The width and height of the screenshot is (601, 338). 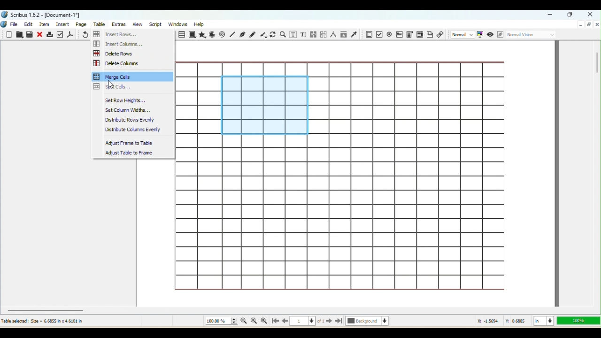 I want to click on Horizontal scroll bar, so click(x=300, y=310).